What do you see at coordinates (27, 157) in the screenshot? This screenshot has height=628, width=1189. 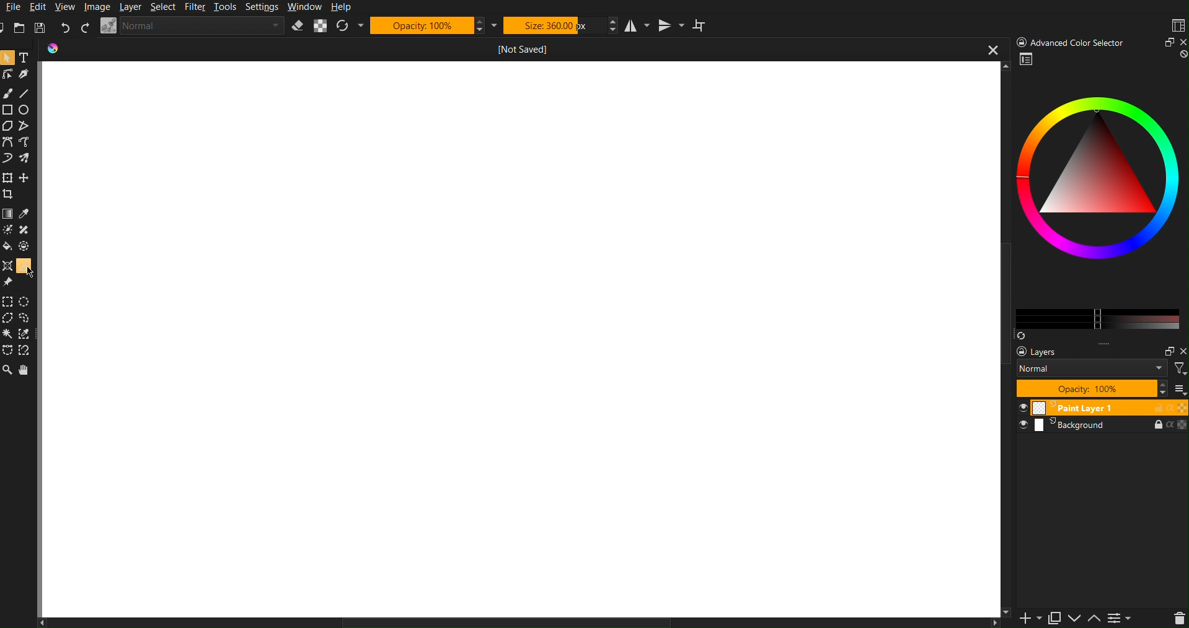 I see `Brushes` at bounding box center [27, 157].